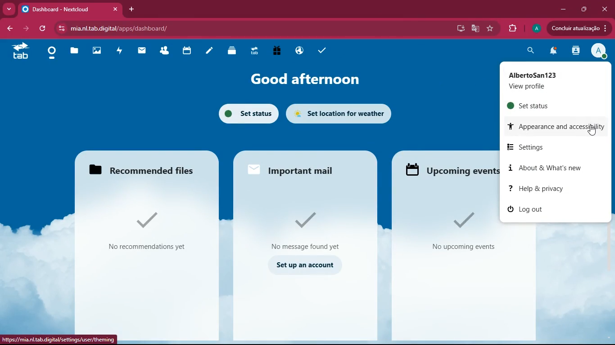  I want to click on bacj, so click(9, 30).